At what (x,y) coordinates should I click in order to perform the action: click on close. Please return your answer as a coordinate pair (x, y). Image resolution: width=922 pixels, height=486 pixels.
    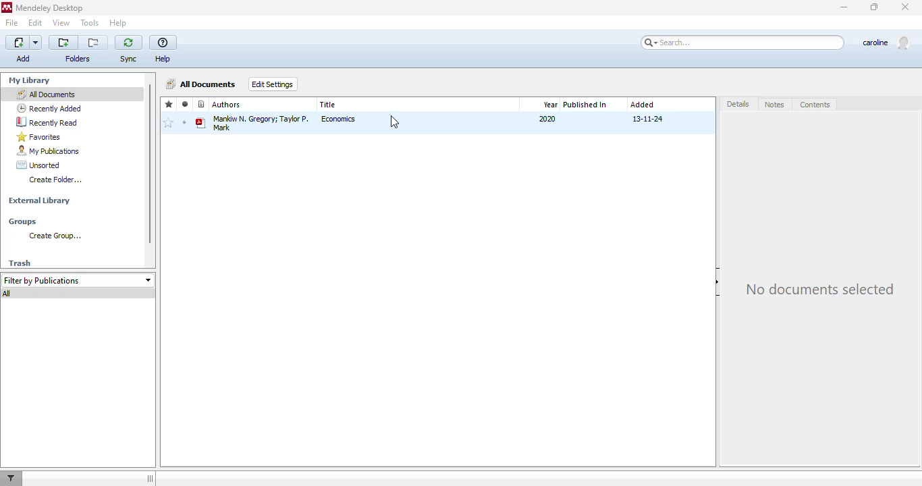
    Looking at the image, I should click on (905, 7).